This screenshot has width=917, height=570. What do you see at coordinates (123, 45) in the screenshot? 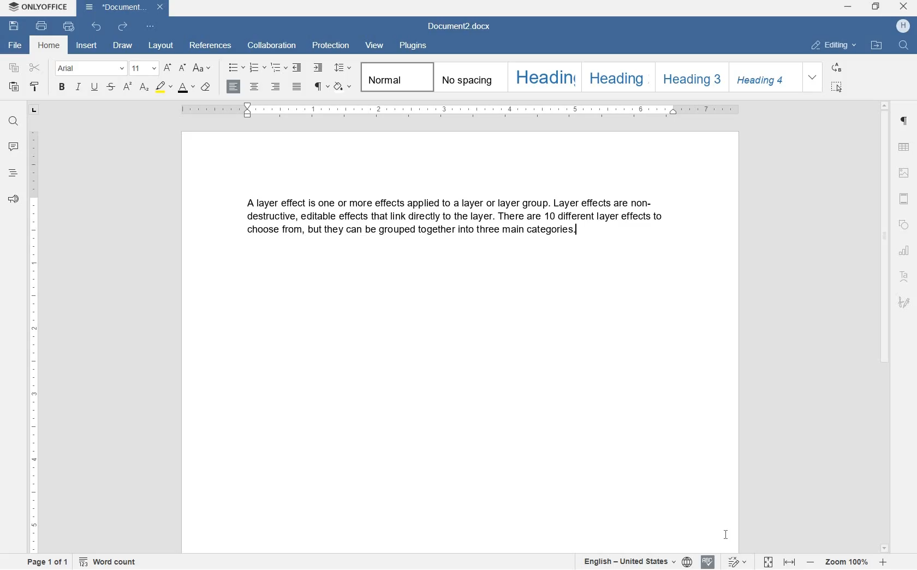
I see `DRAW` at bounding box center [123, 45].